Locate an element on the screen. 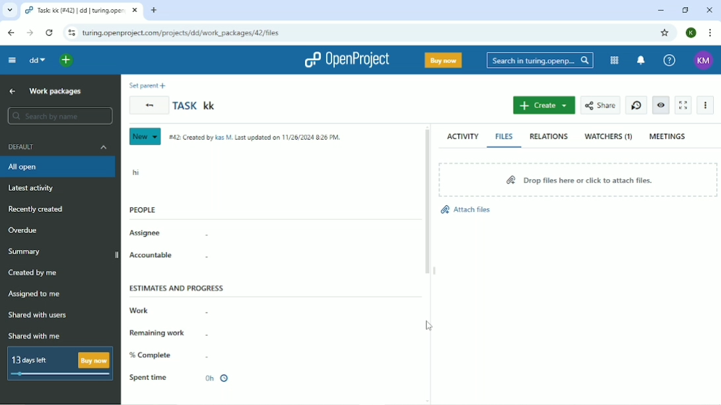 The height and width of the screenshot is (405, 721). task: kk(#42)|dd|turing.openproject.com is located at coordinates (82, 11).